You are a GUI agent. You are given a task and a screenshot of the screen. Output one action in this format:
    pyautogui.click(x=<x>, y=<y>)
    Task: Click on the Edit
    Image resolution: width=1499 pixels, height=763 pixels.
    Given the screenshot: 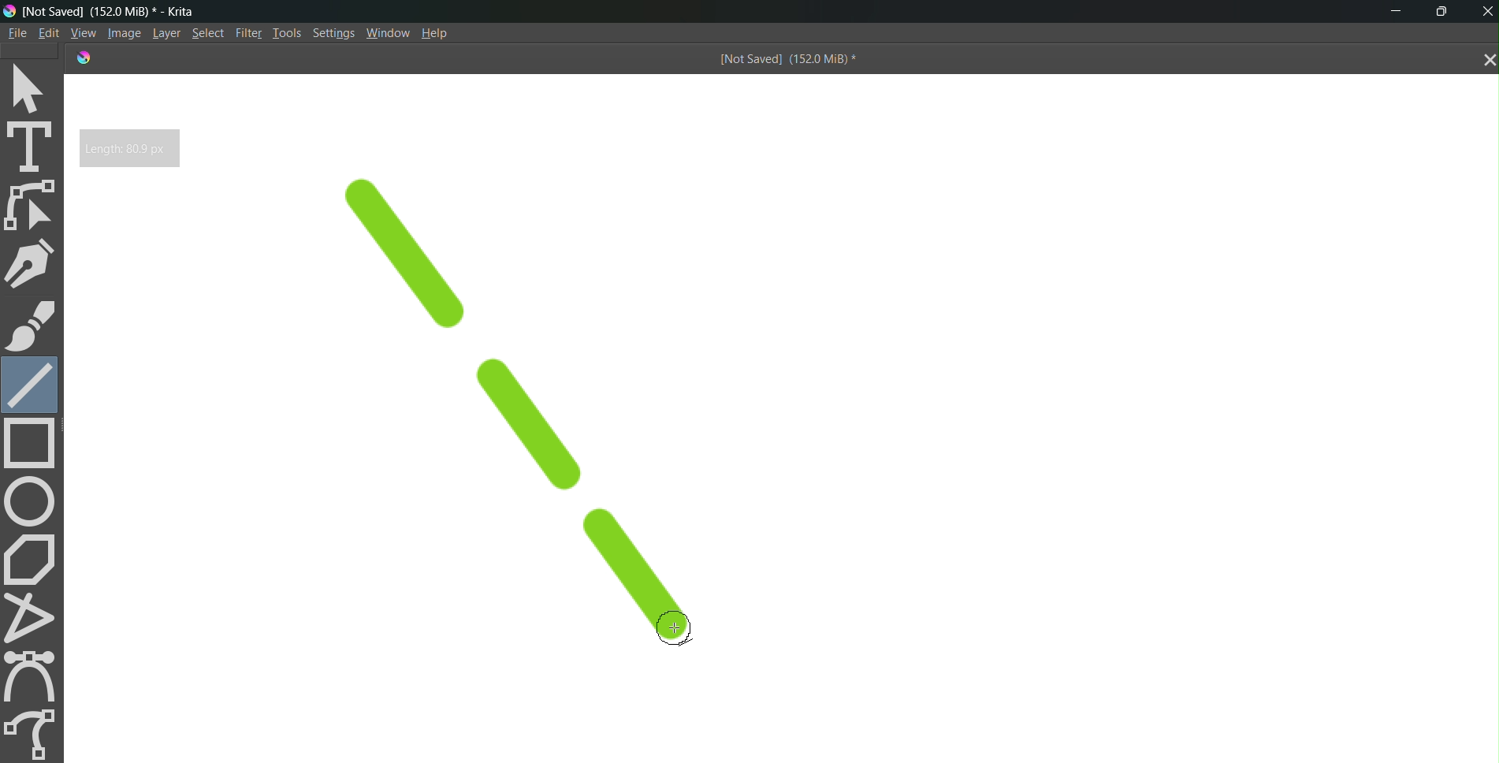 What is the action you would take?
    pyautogui.click(x=49, y=33)
    